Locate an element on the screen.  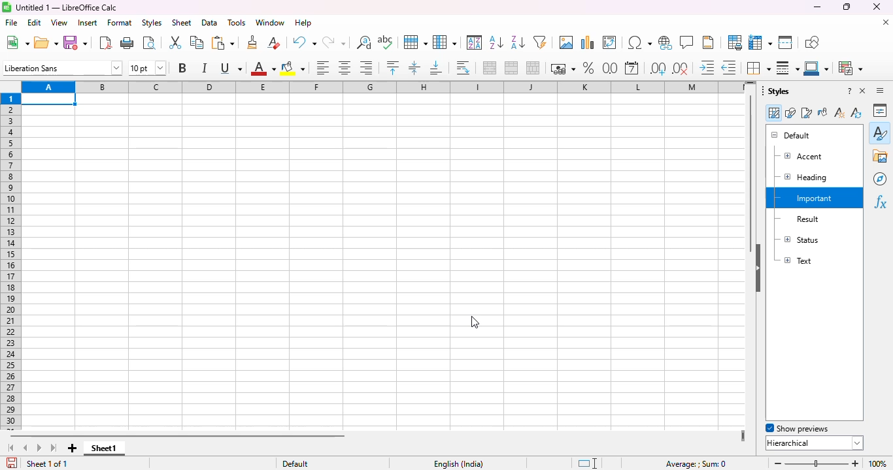
font name is located at coordinates (63, 68).